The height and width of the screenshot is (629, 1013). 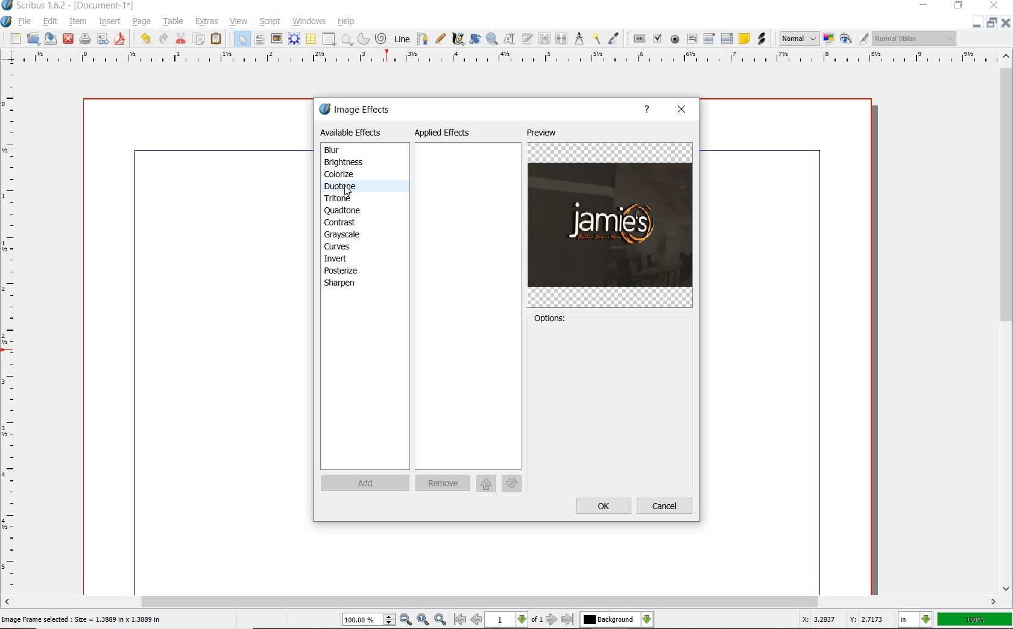 I want to click on calligraphic line, so click(x=459, y=40).